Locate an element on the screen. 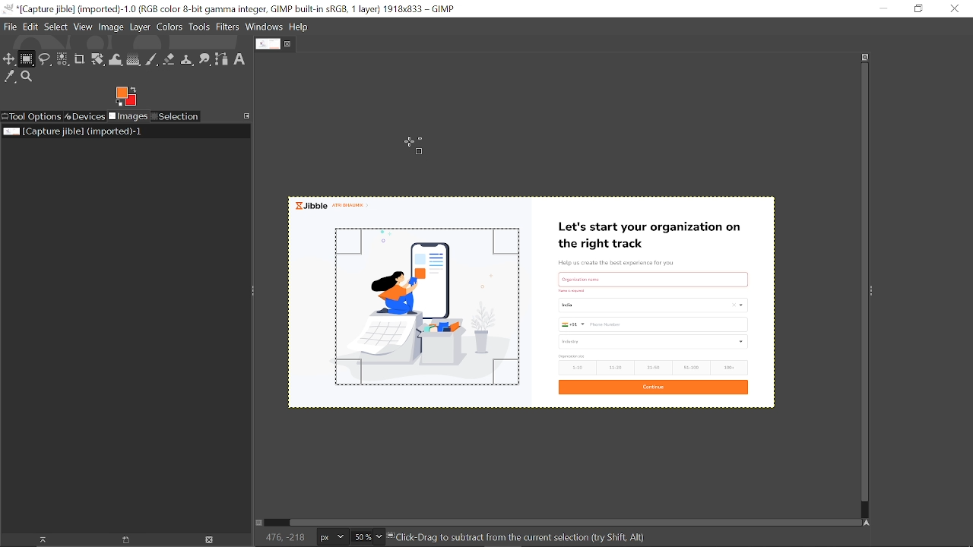 The image size is (973, 547). Click-Drag to create current selection (try(Shift,Ctrl,Alt) is located at coordinates (528, 539).